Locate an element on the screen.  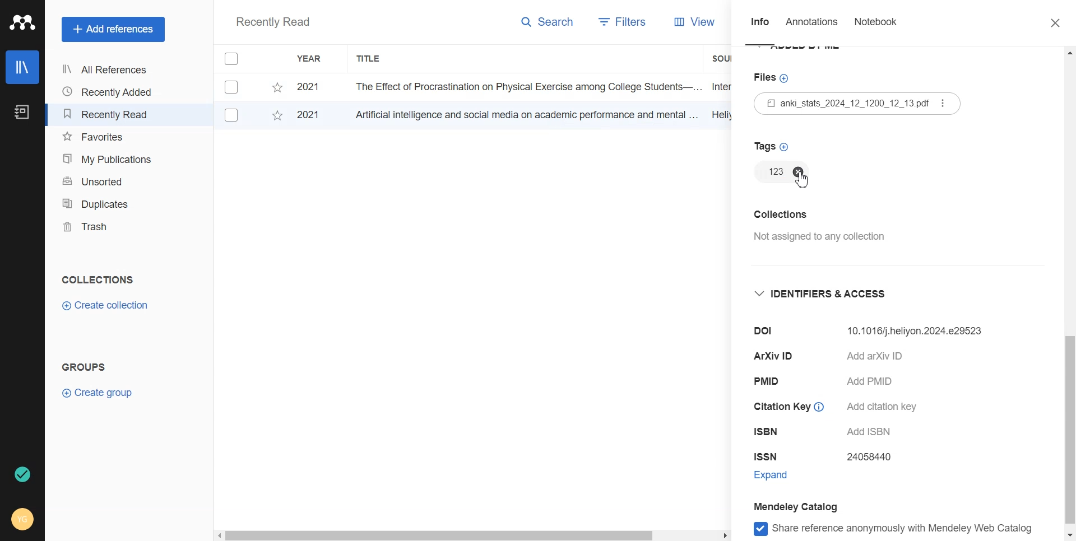
The Effect of Procrastination on Physical Exercise among College Students—... is located at coordinates (524, 86).